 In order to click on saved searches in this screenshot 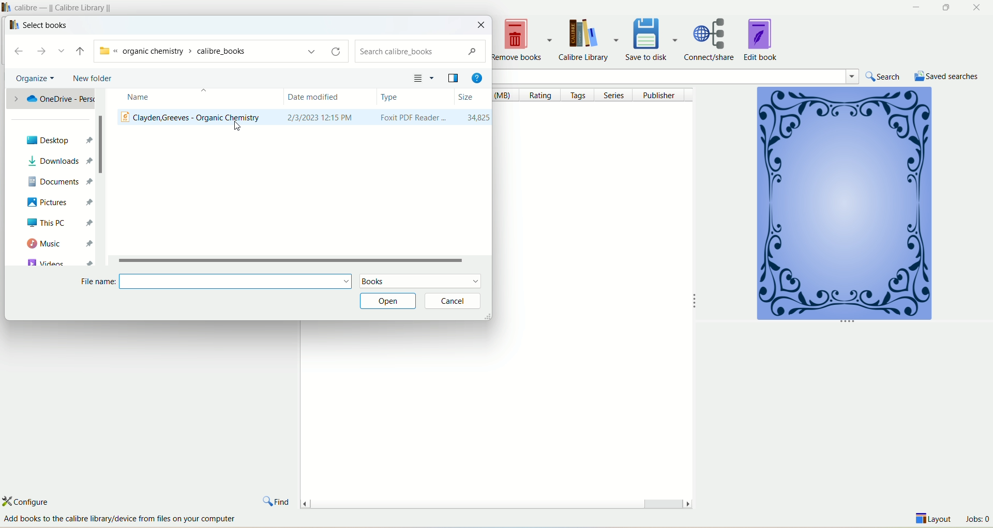, I will do `click(947, 75)`.